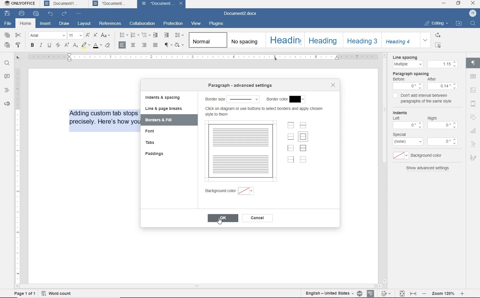 The height and width of the screenshot is (298, 480). I want to click on indents & spacing, so click(163, 98).